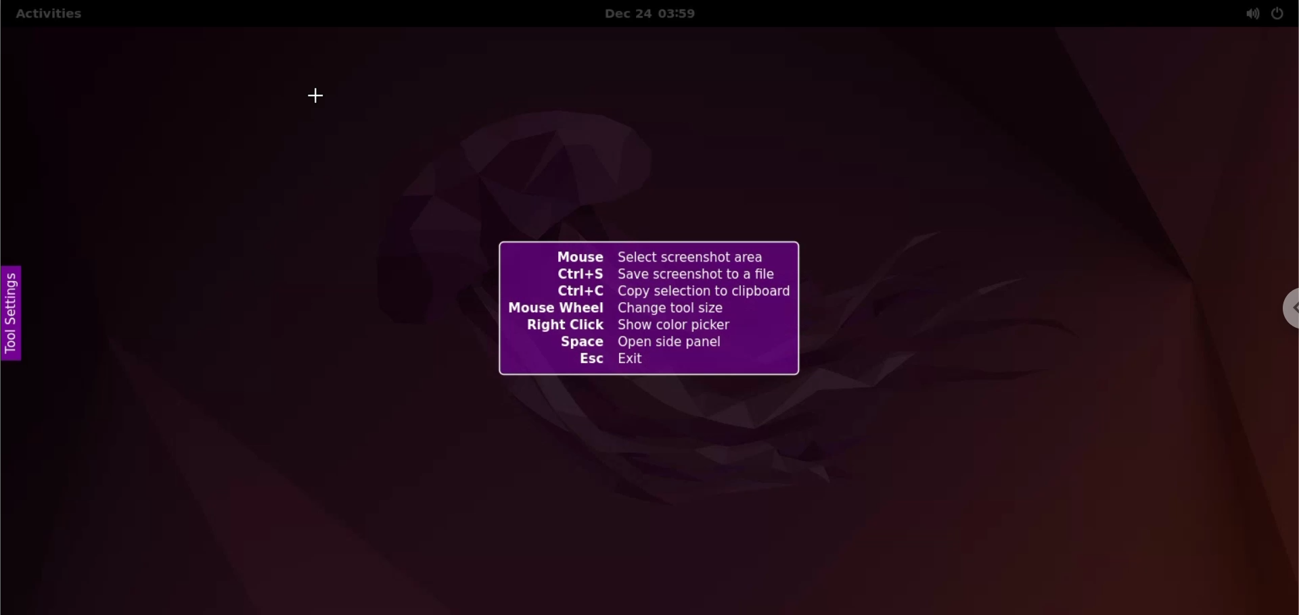 This screenshot has width=1299, height=615. What do you see at coordinates (314, 96) in the screenshot?
I see `cursor` at bounding box center [314, 96].